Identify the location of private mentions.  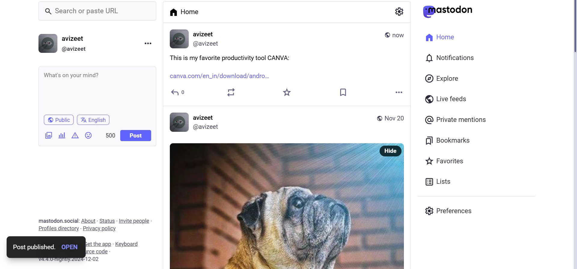
(463, 119).